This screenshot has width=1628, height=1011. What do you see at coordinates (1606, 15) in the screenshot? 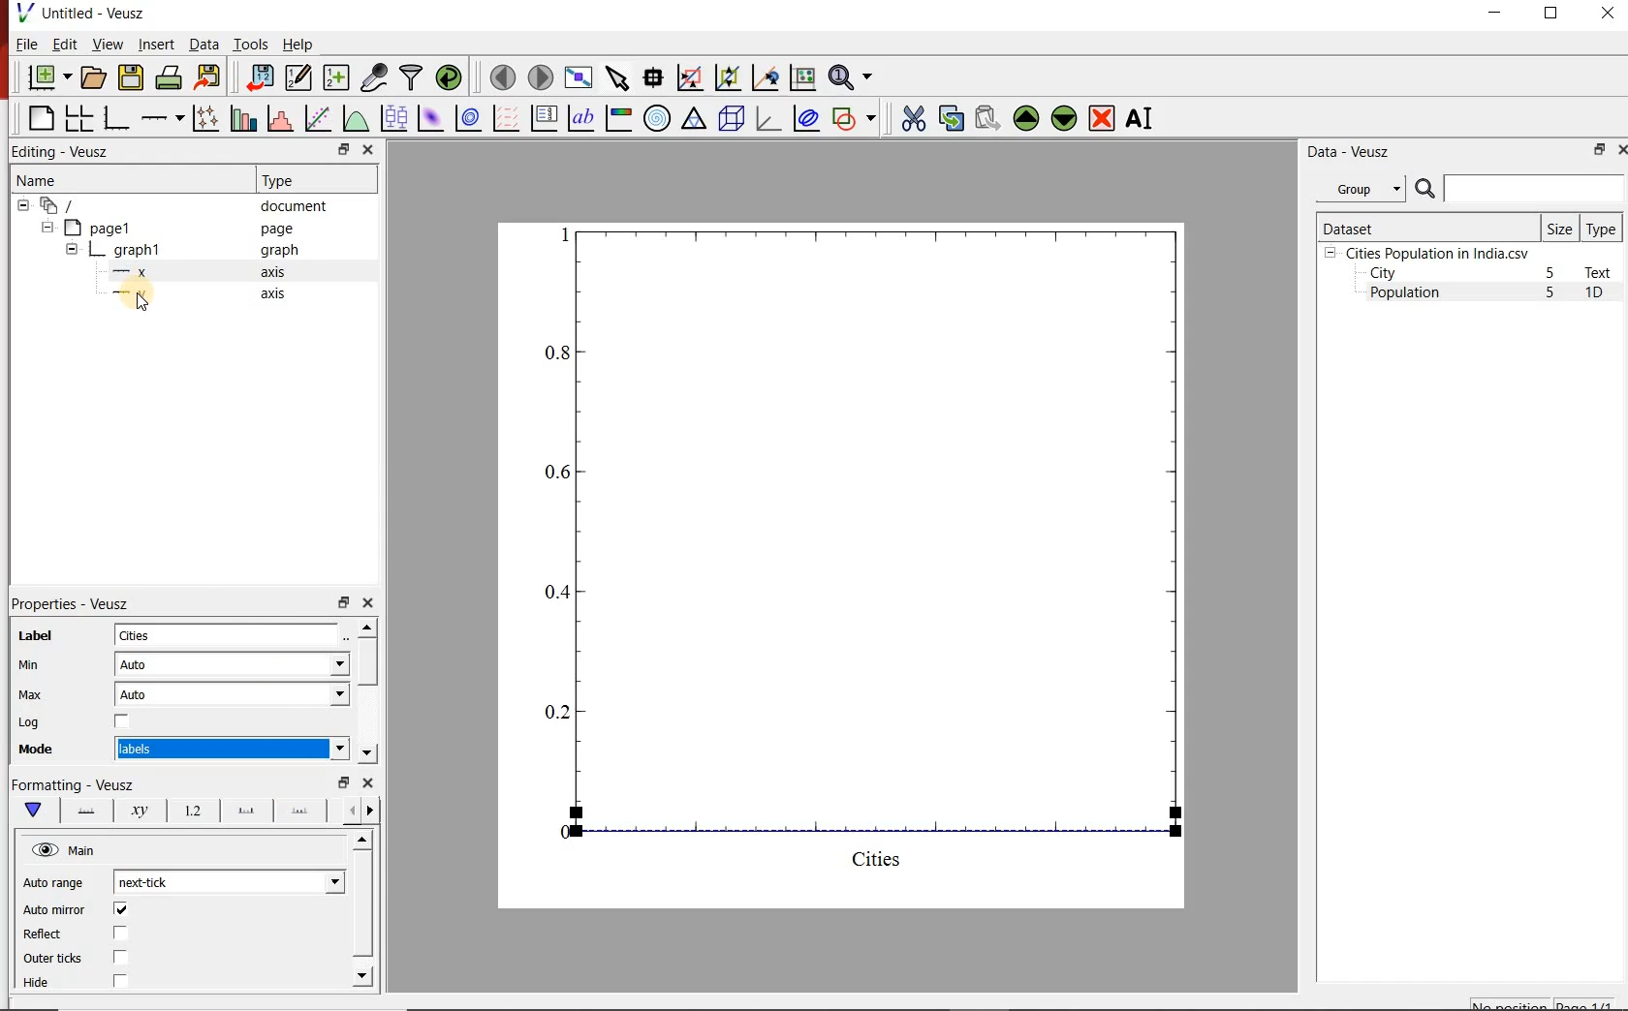
I see `CLOSE` at bounding box center [1606, 15].